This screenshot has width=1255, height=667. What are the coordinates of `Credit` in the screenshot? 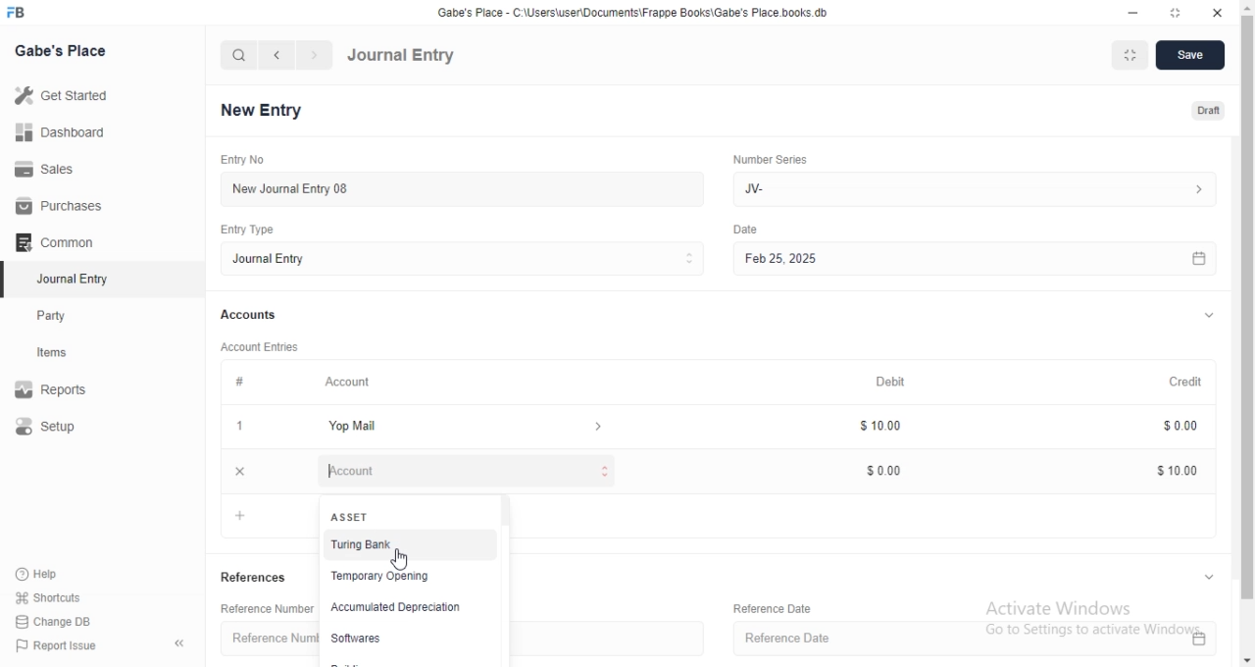 It's located at (1192, 382).